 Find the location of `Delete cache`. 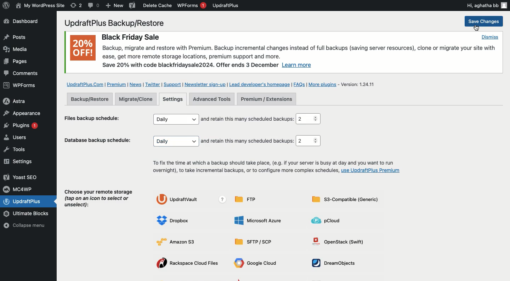

Delete cache is located at coordinates (158, 5).